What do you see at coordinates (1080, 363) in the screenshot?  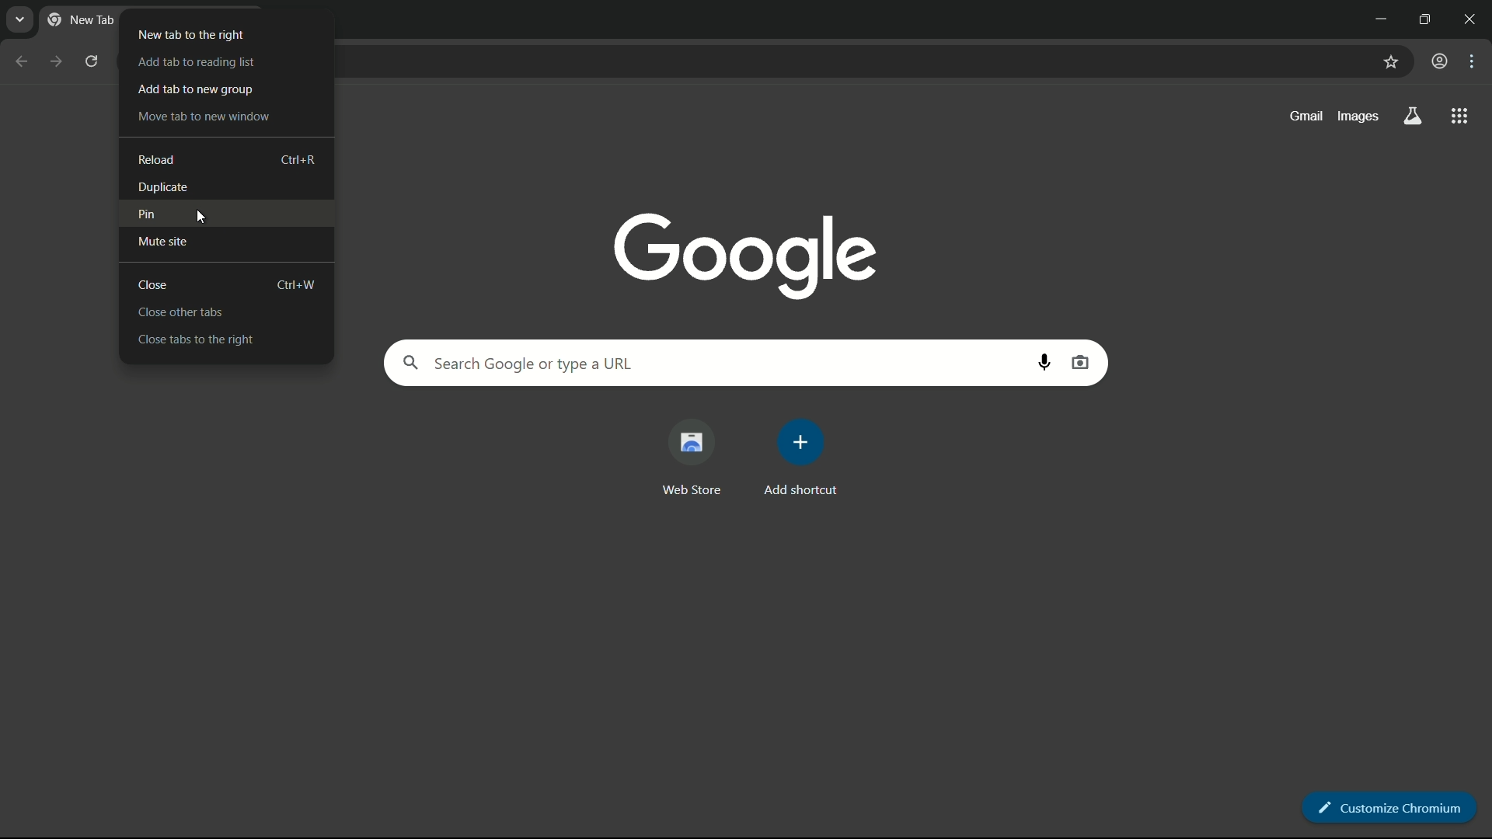 I see `search by image` at bounding box center [1080, 363].